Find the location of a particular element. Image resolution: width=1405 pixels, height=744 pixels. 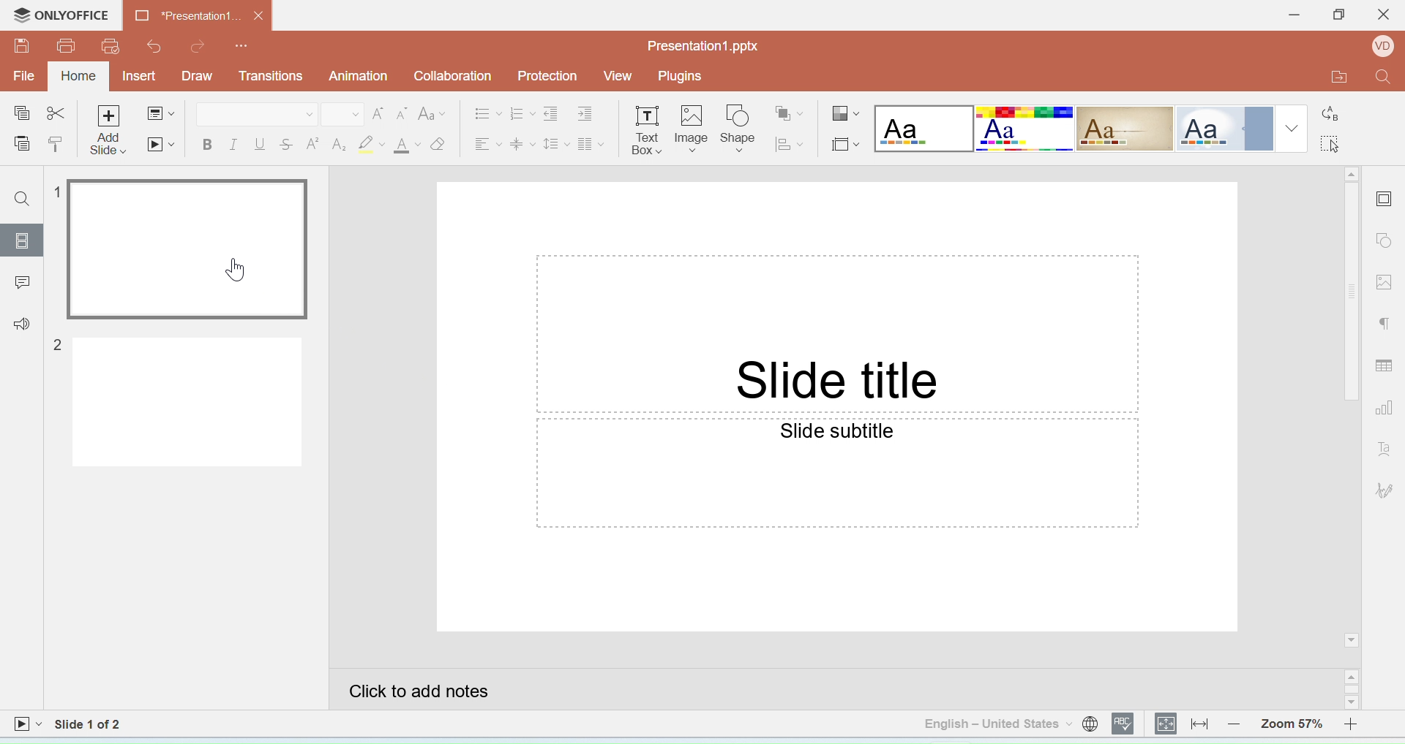

Add slide is located at coordinates (110, 131).